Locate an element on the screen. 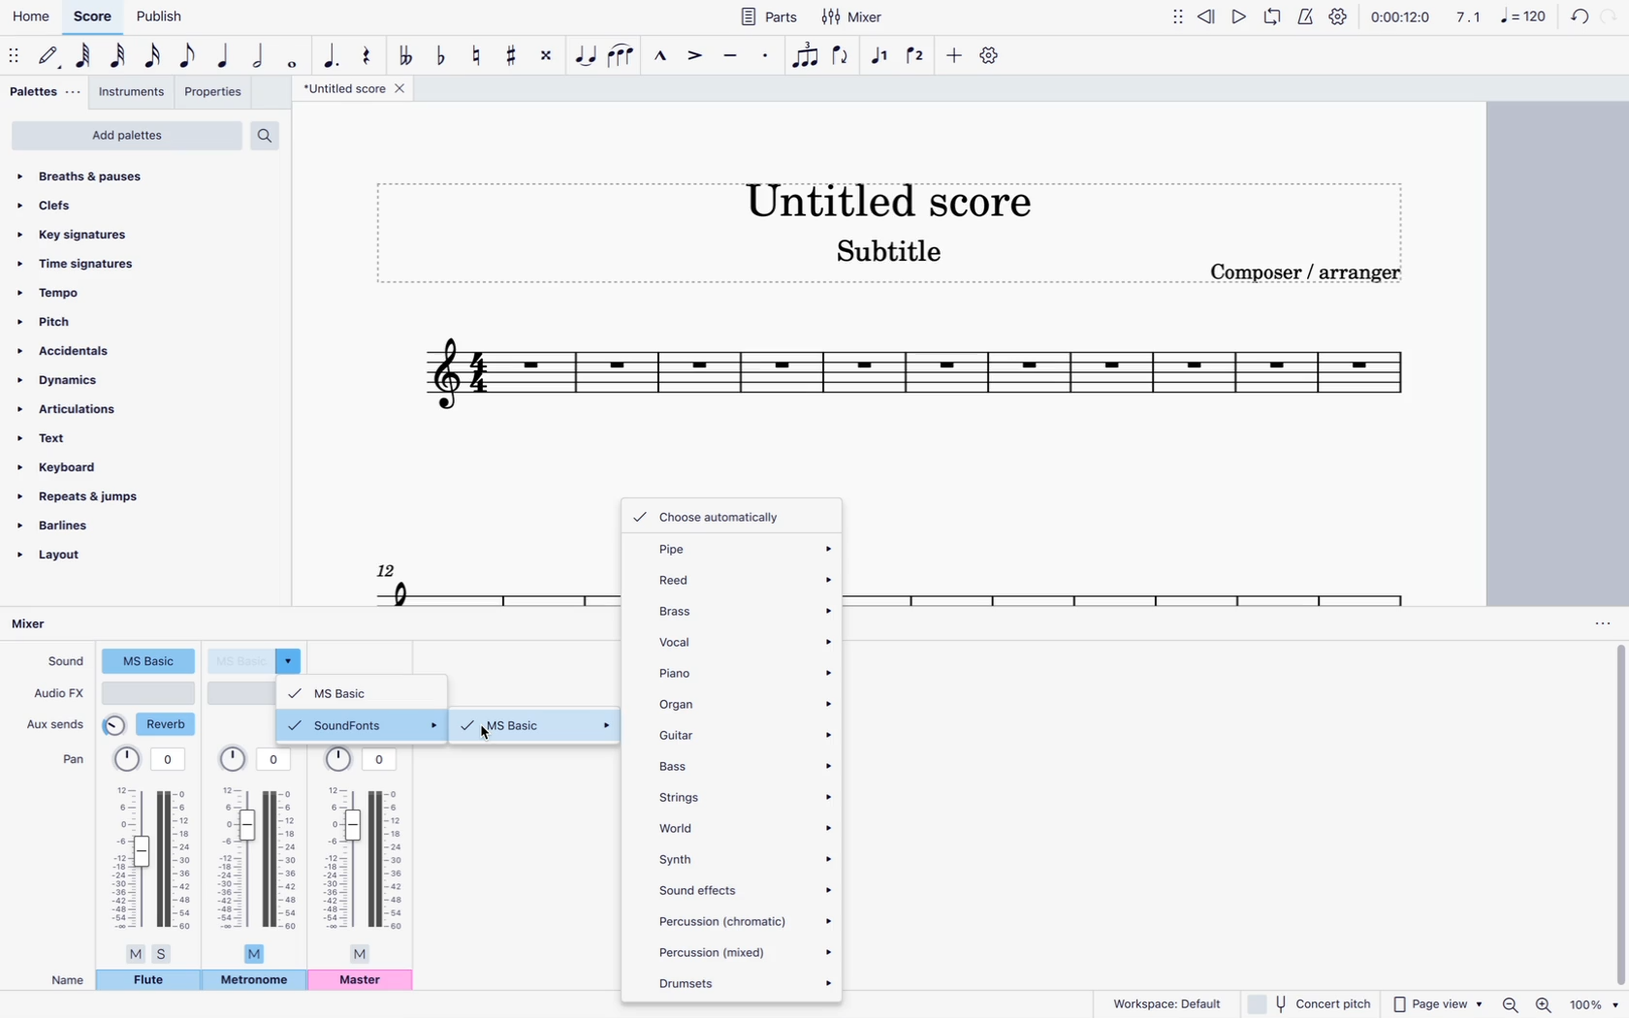 The image size is (1629, 1018). pan is located at coordinates (261, 856).